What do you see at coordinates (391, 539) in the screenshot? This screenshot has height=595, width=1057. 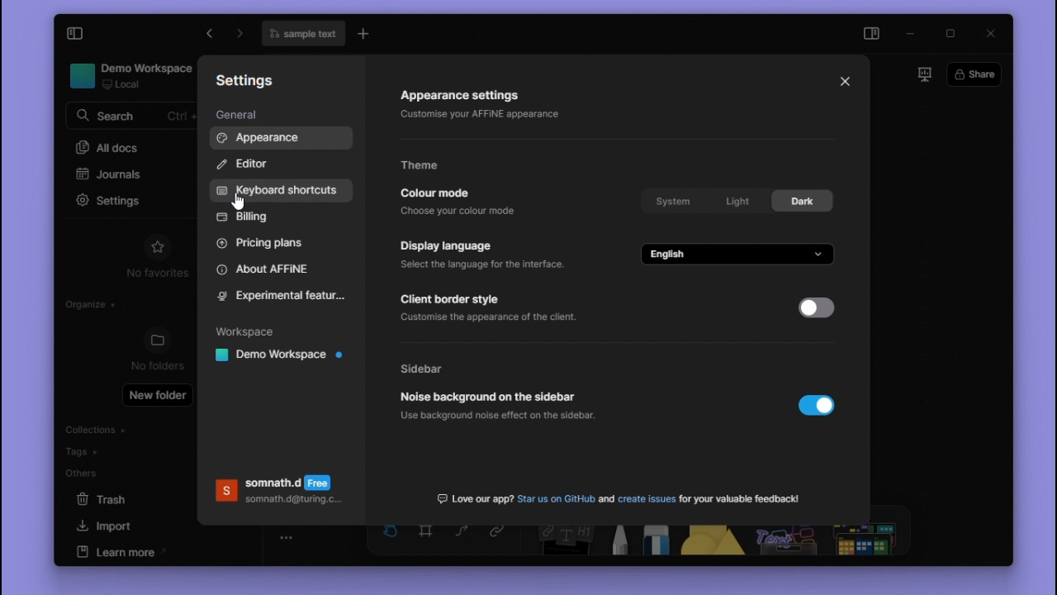 I see `hand` at bounding box center [391, 539].